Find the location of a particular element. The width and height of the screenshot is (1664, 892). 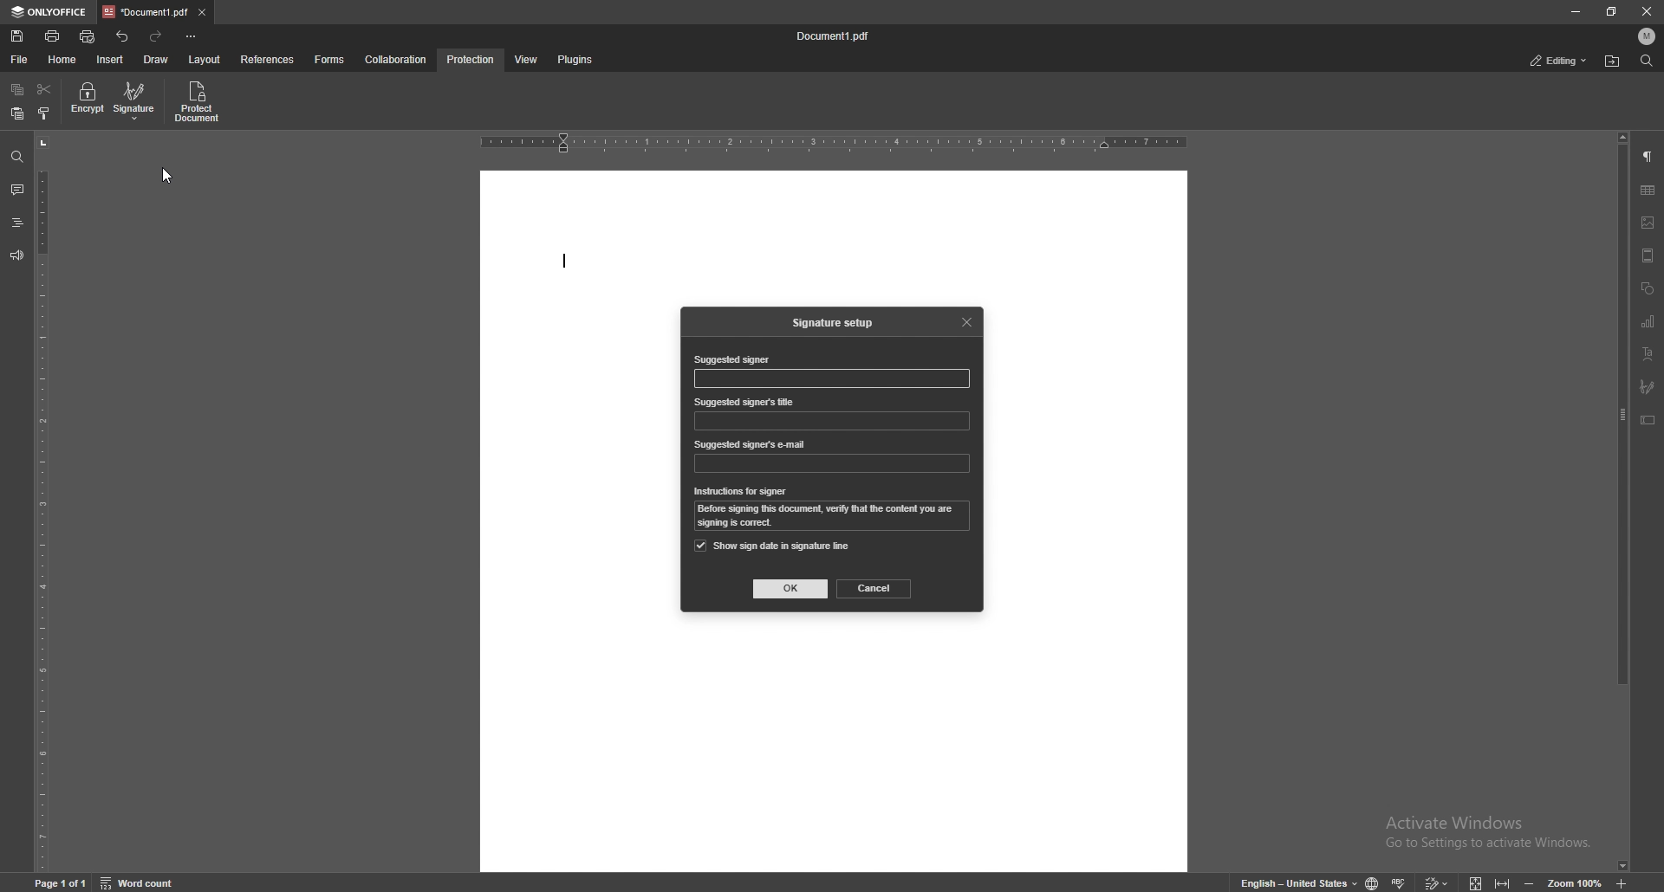

fit to screen is located at coordinates (1471, 881).